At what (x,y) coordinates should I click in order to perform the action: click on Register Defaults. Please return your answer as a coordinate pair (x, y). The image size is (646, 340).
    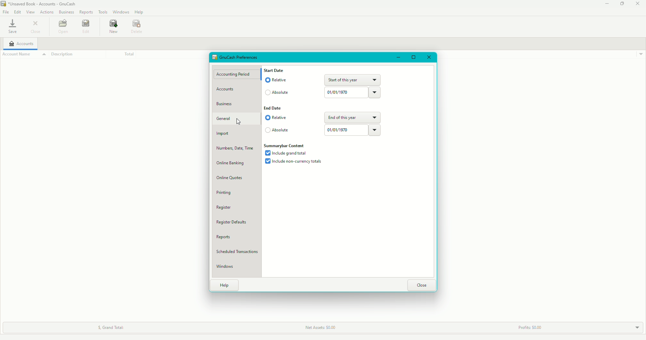
    Looking at the image, I should click on (231, 222).